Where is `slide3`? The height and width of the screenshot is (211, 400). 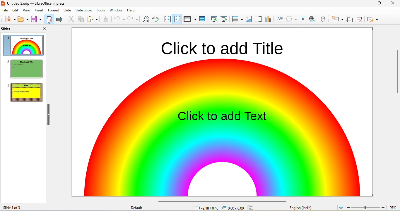
slide3 is located at coordinates (24, 92).